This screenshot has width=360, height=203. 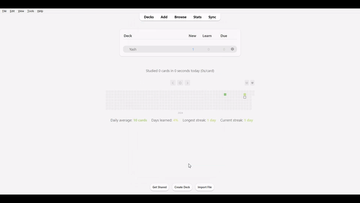 What do you see at coordinates (165, 17) in the screenshot?
I see `Add` at bounding box center [165, 17].